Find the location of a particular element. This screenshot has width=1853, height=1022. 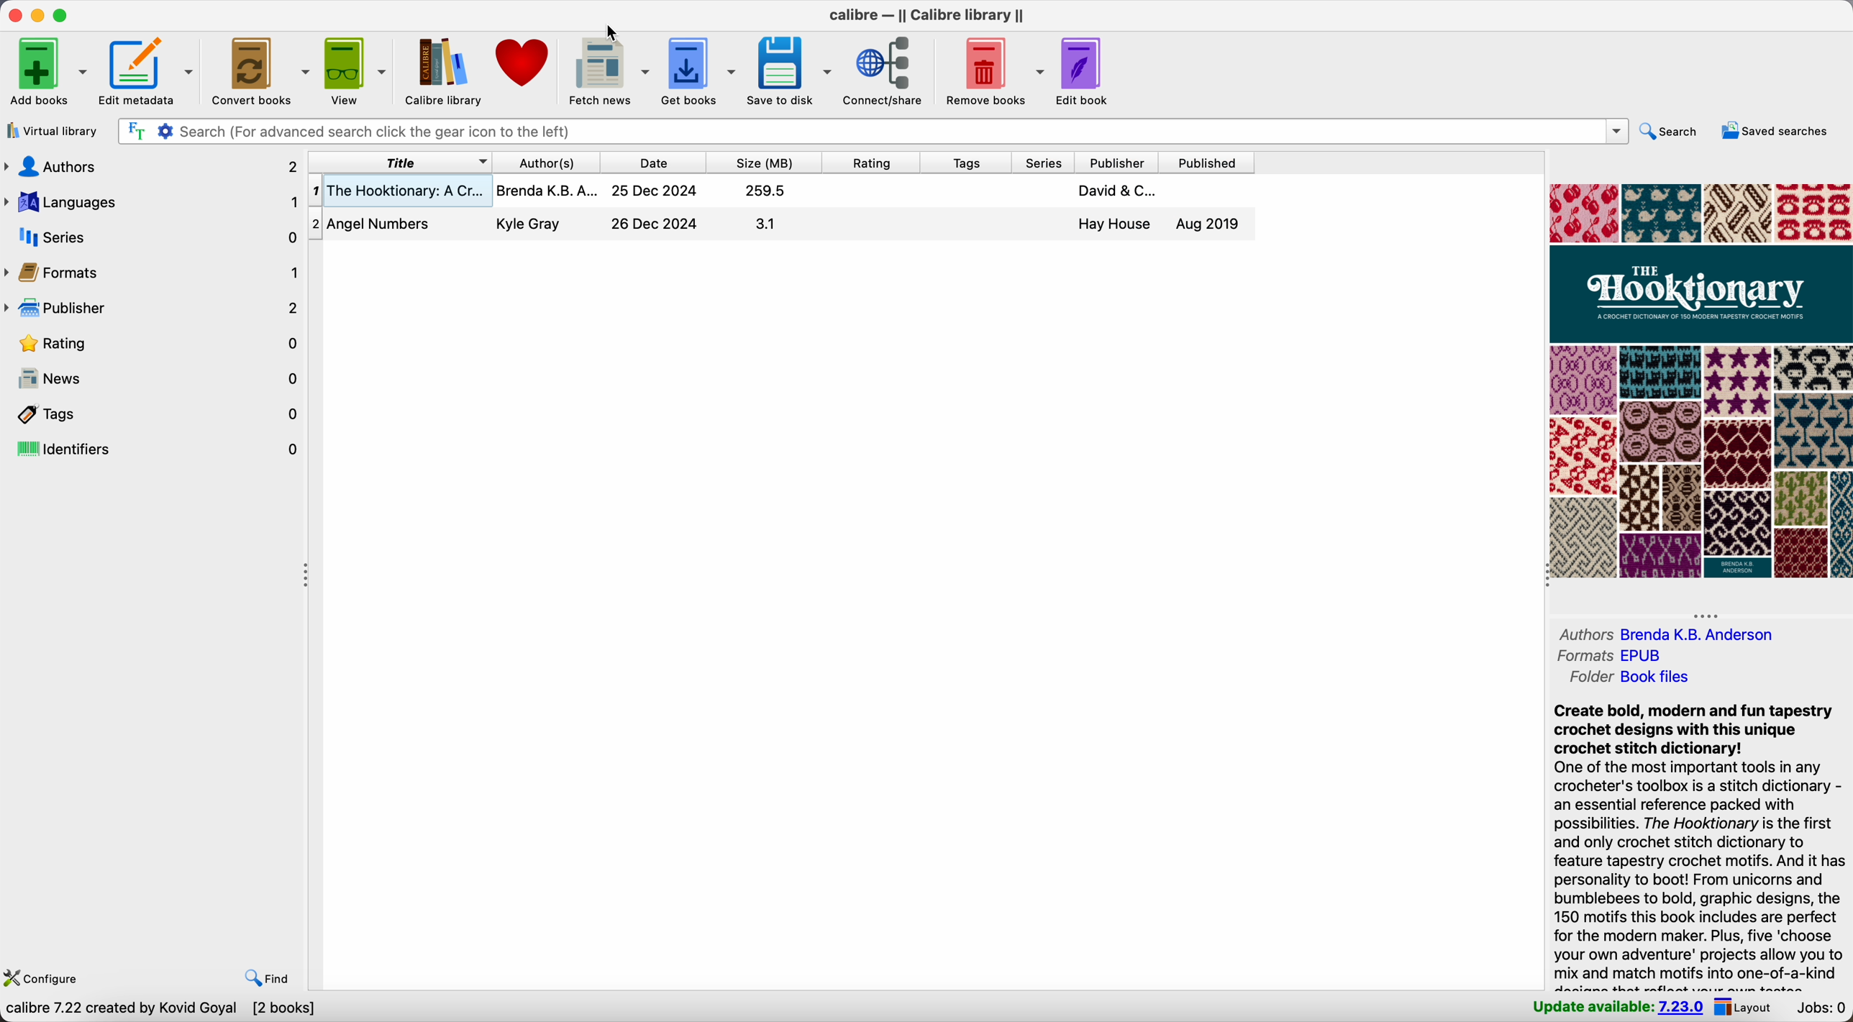

convert books is located at coordinates (258, 69).